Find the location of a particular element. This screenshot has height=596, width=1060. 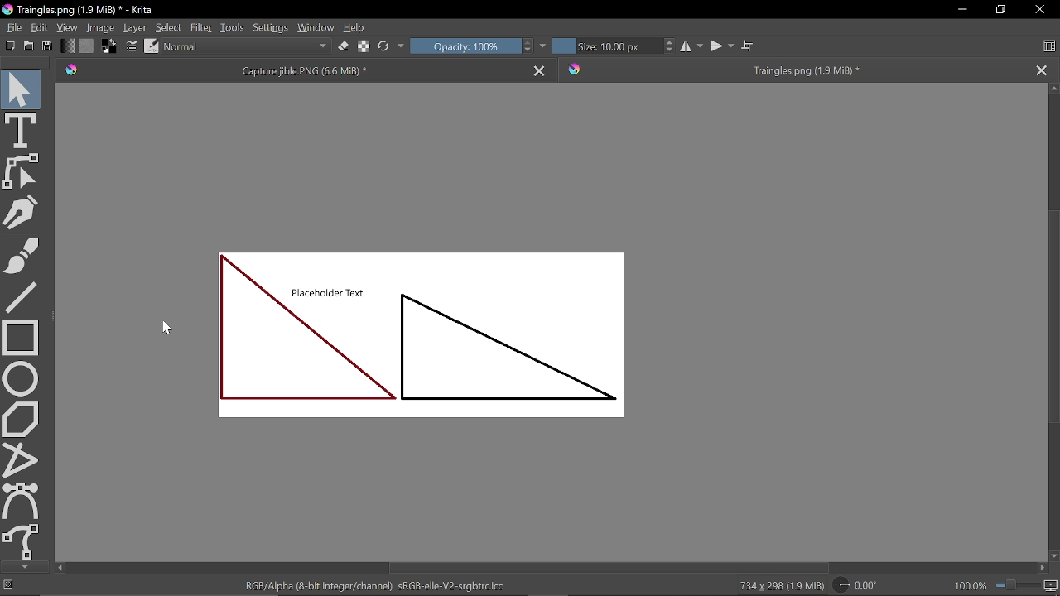

Zoom is located at coordinates (1027, 587).